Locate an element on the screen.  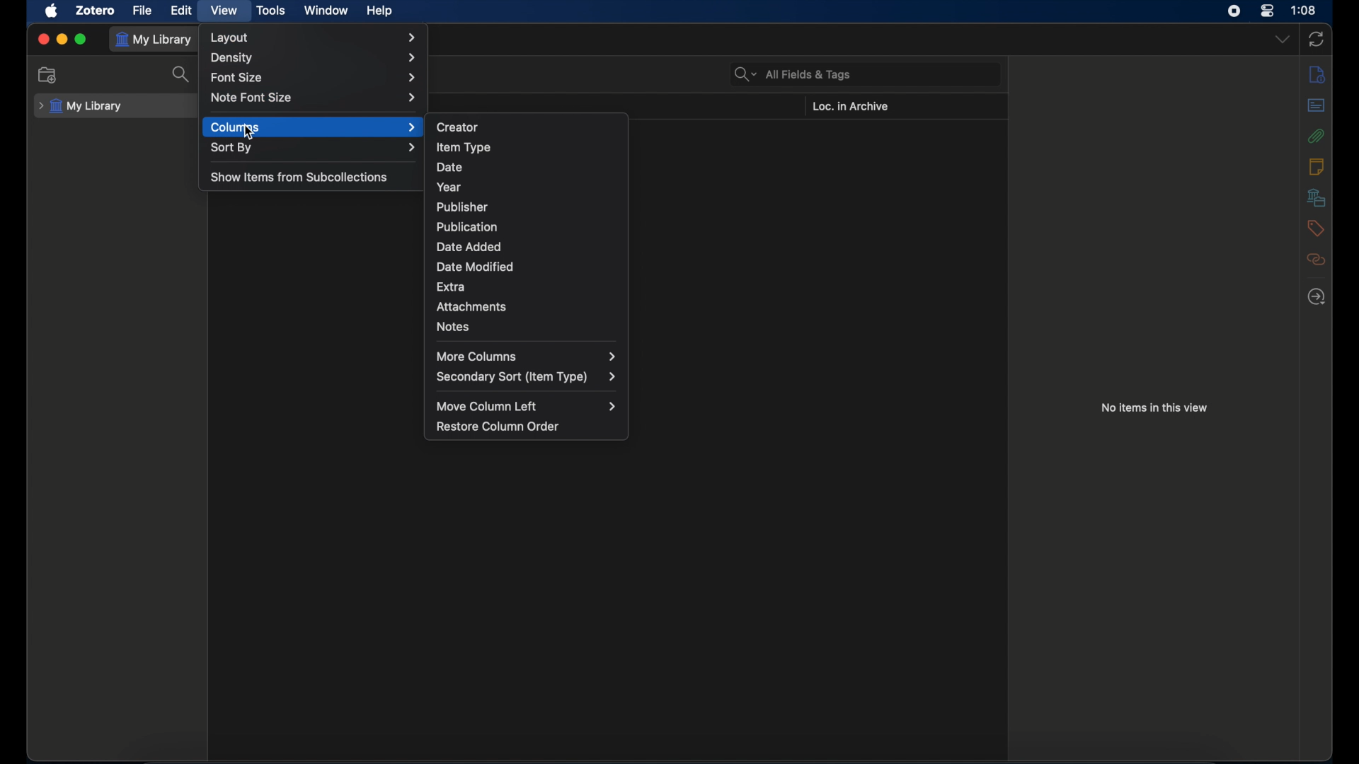
attachments is located at coordinates (471, 307).